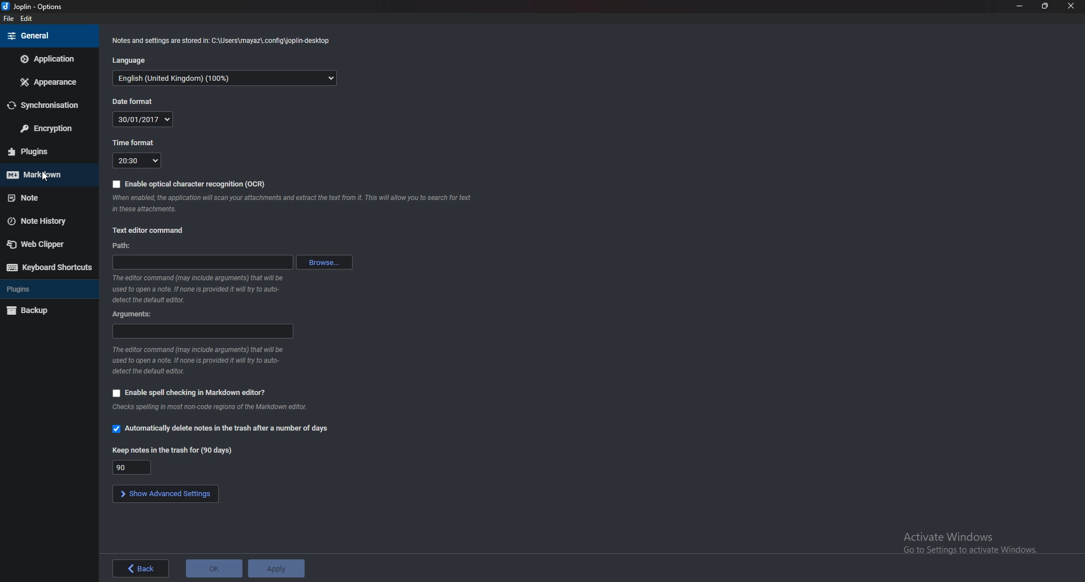 The image size is (1085, 582). Describe the element at coordinates (136, 160) in the screenshot. I see `Time format` at that location.